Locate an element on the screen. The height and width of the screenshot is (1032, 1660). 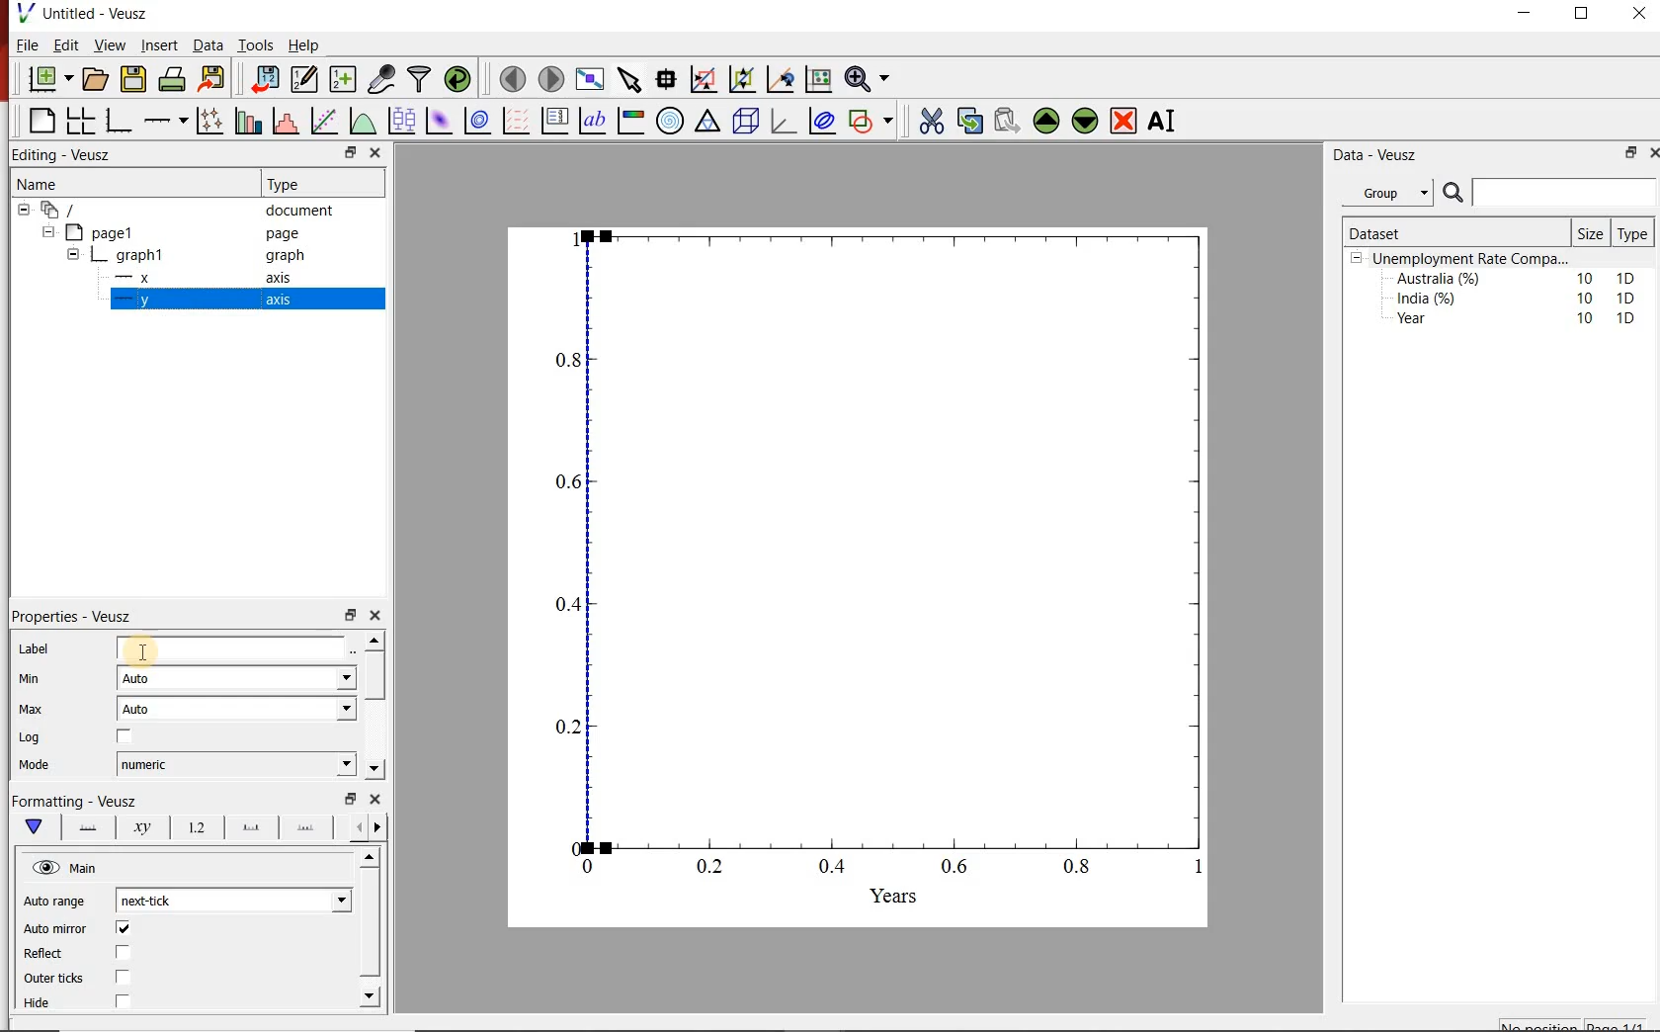
View is located at coordinates (108, 45).